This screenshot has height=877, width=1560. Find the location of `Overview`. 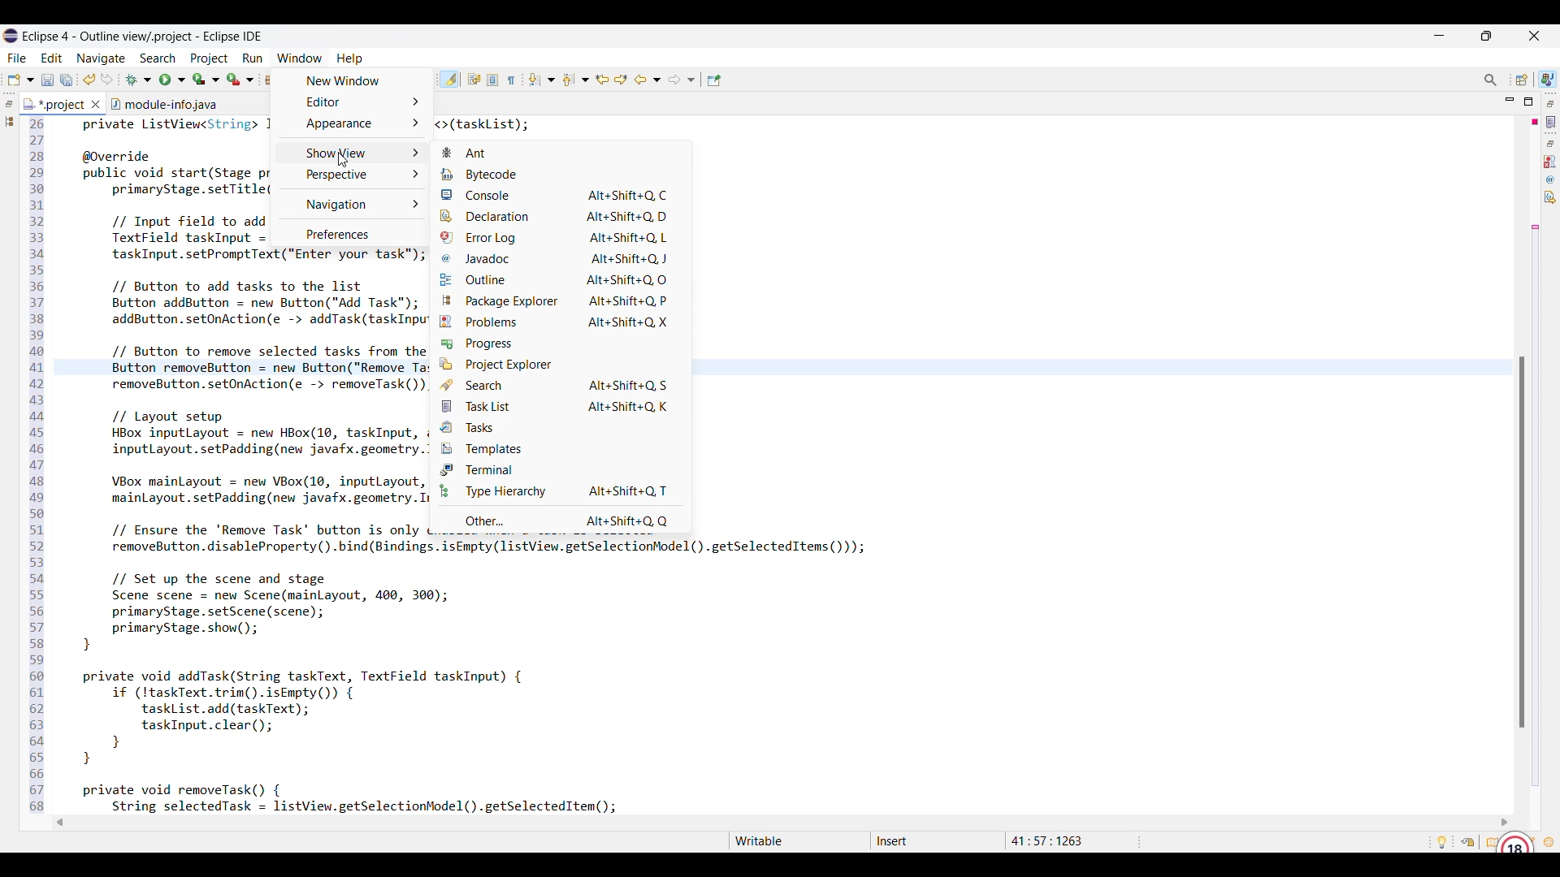

Overview is located at coordinates (1488, 842).